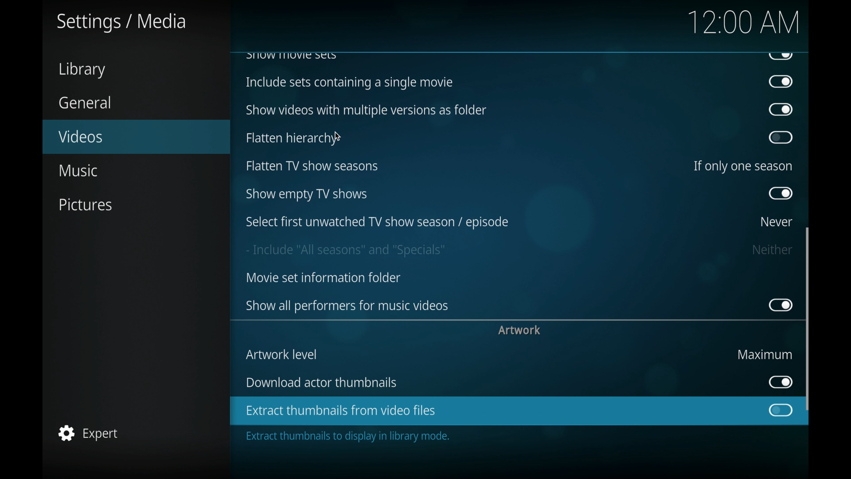 The width and height of the screenshot is (851, 479). I want to click on 12.00 am, so click(744, 22).